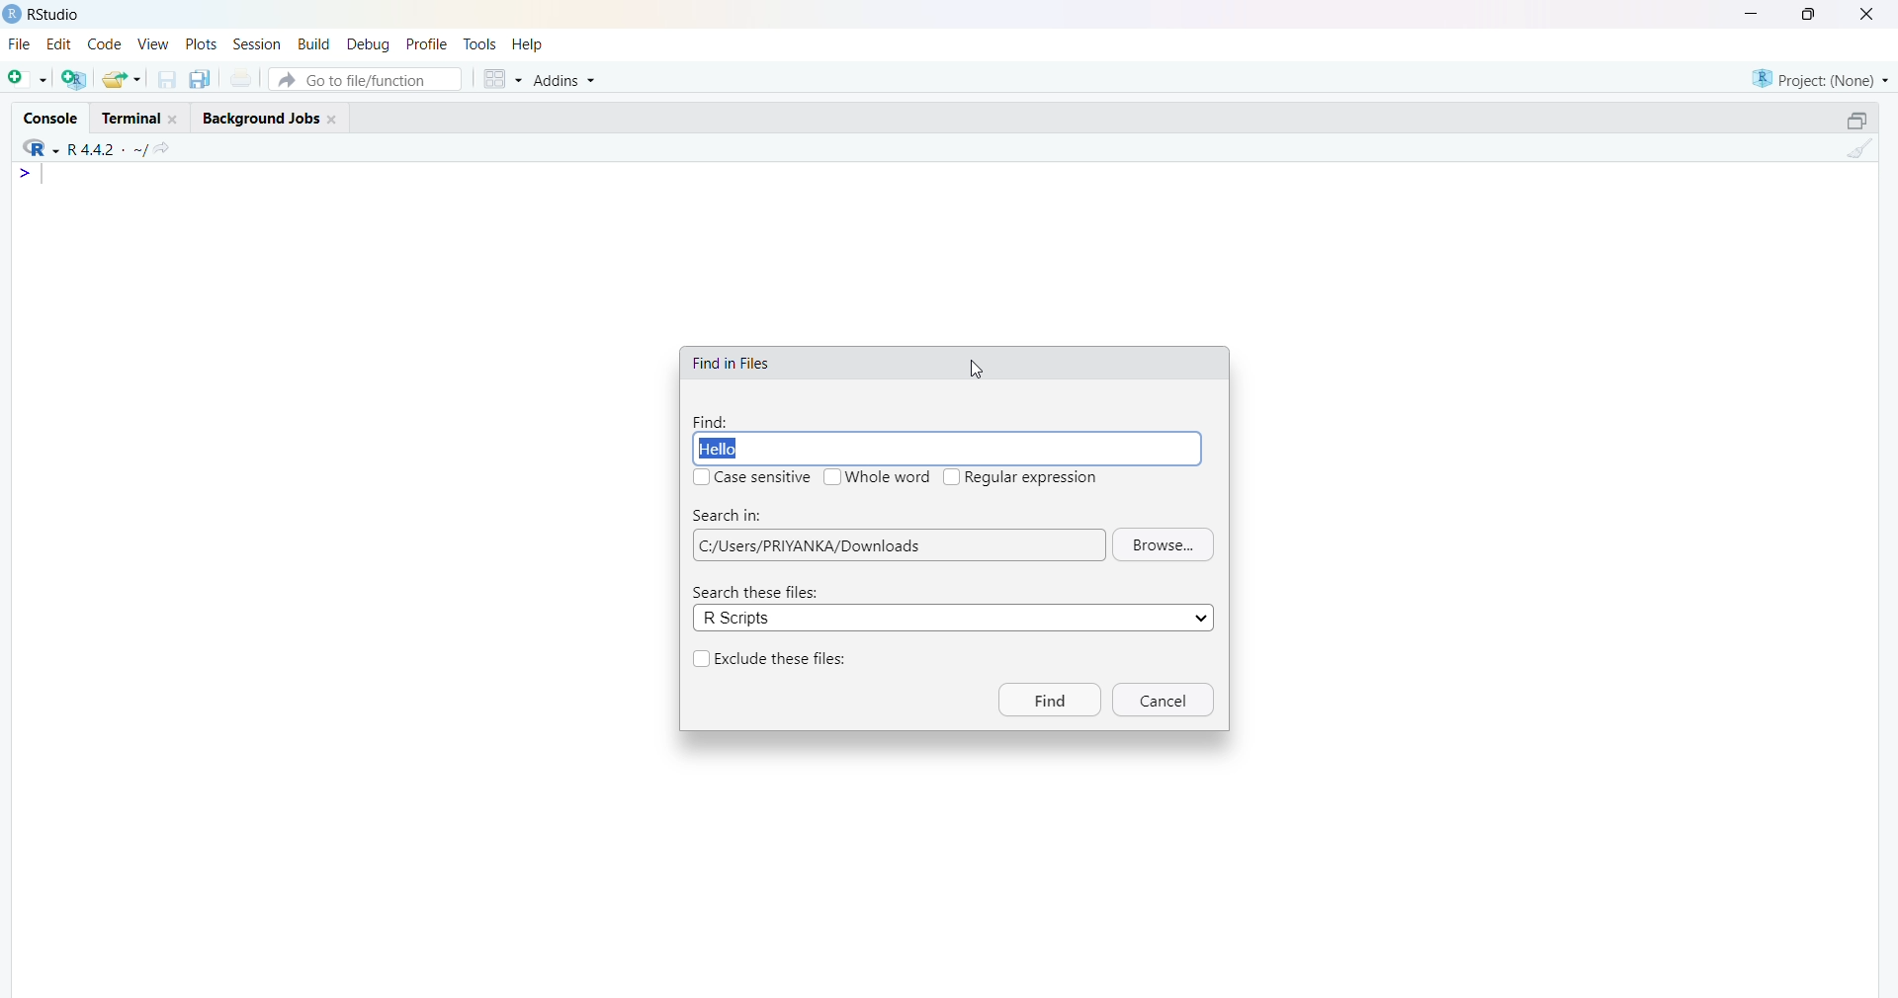 The width and height of the screenshot is (1898, 998). I want to click on >, so click(28, 173).